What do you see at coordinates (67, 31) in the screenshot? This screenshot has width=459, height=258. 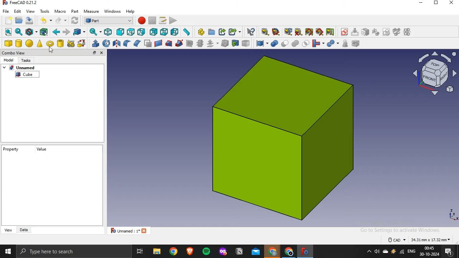 I see `forward` at bounding box center [67, 31].